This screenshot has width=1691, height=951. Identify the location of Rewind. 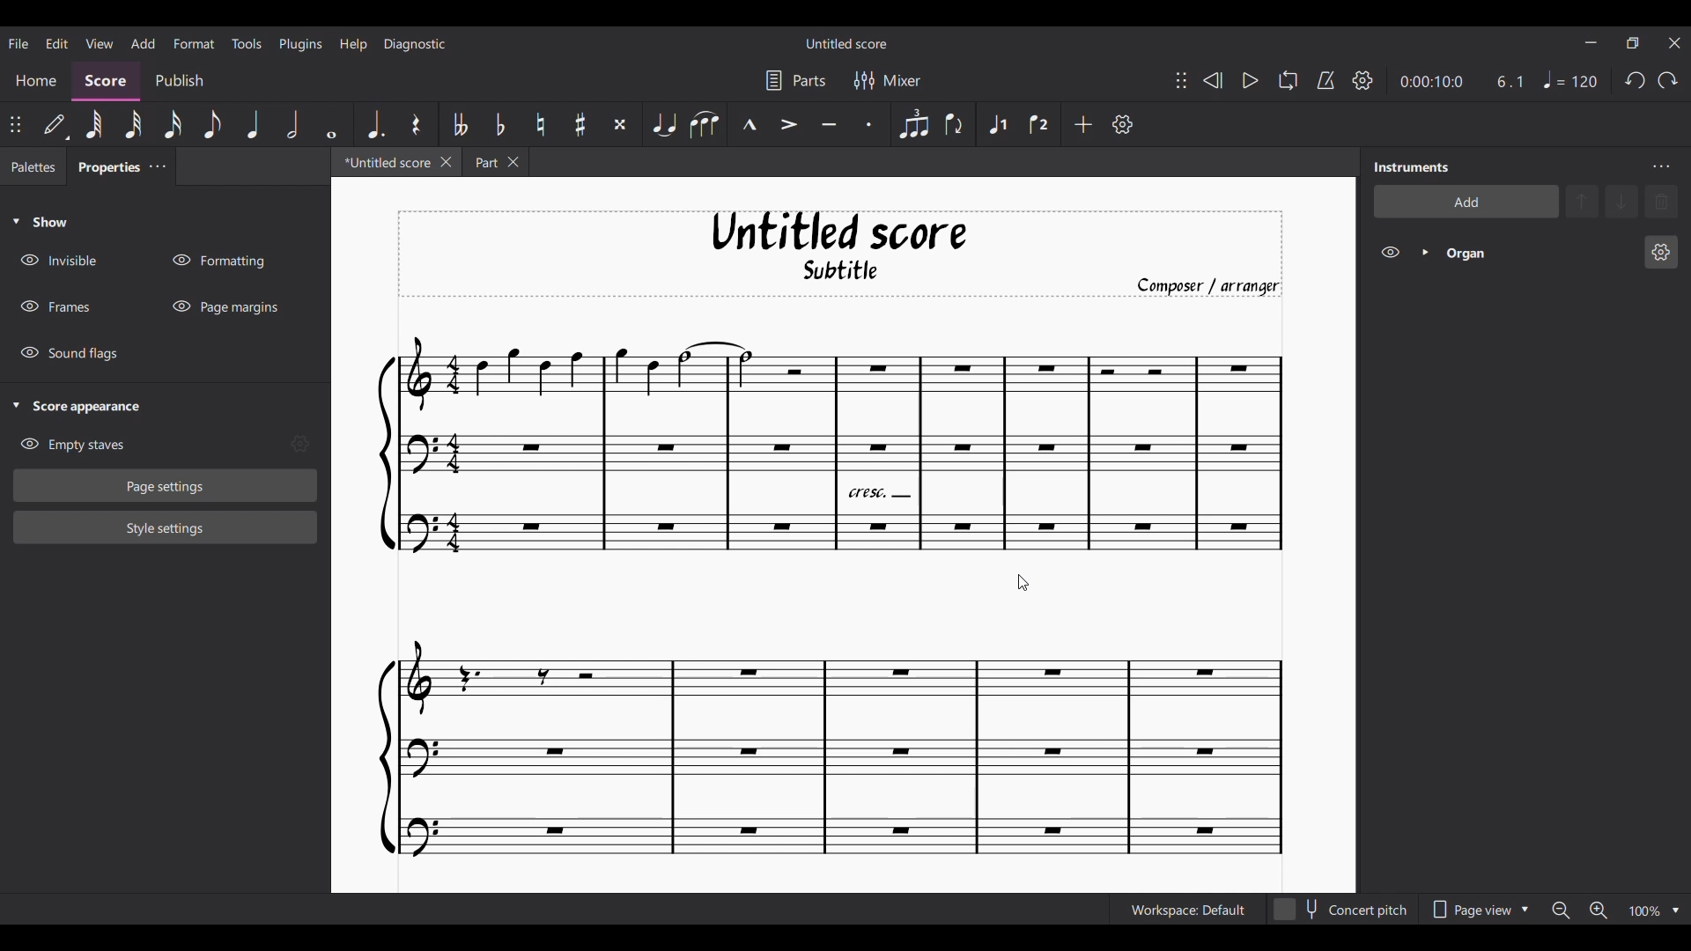
(1213, 80).